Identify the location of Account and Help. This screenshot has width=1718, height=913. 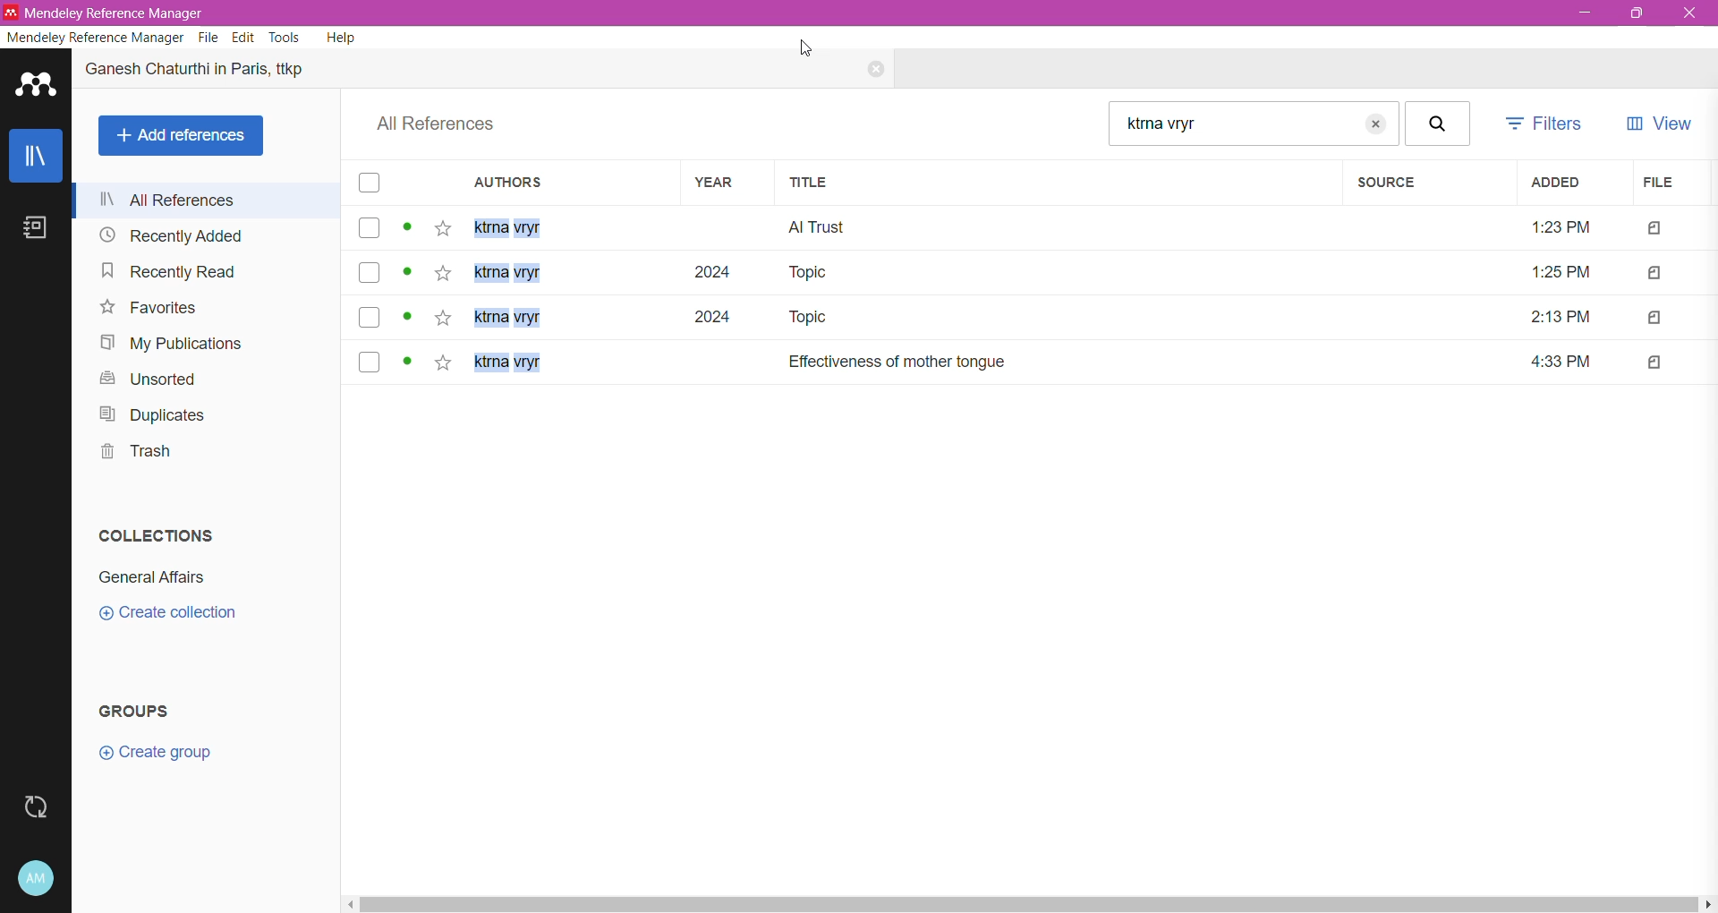
(35, 878).